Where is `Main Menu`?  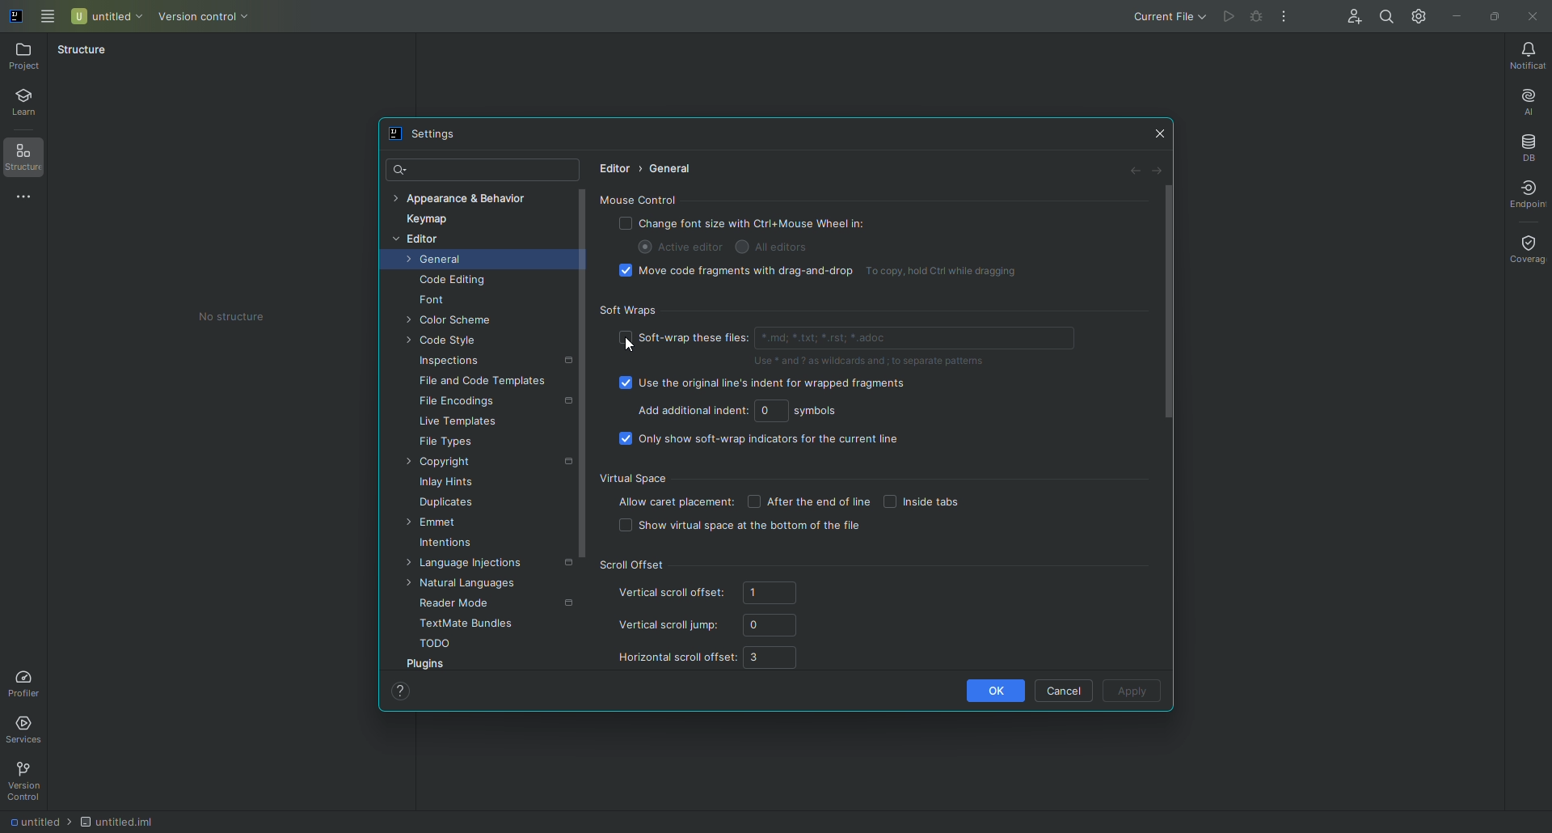 Main Menu is located at coordinates (51, 15).